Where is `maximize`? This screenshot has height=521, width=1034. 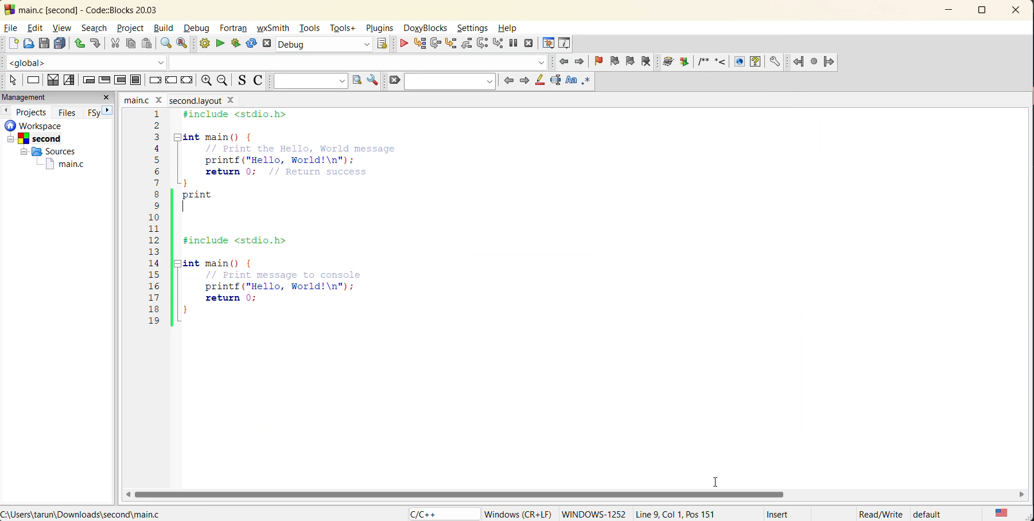 maximize is located at coordinates (986, 12).